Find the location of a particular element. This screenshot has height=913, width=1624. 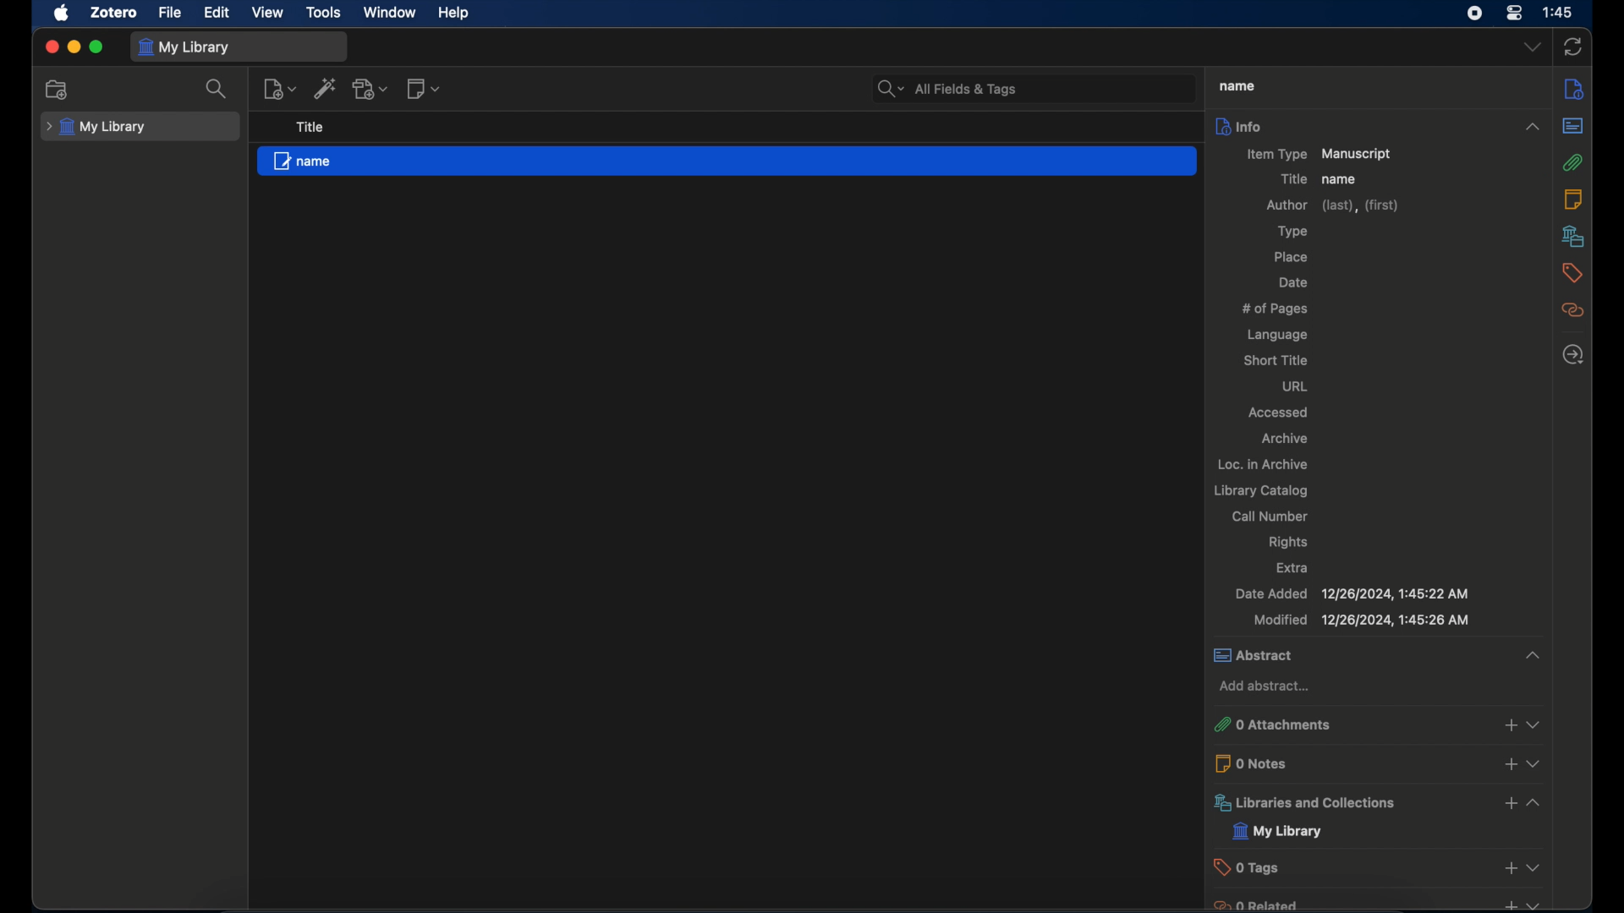

item type is located at coordinates (1319, 155).